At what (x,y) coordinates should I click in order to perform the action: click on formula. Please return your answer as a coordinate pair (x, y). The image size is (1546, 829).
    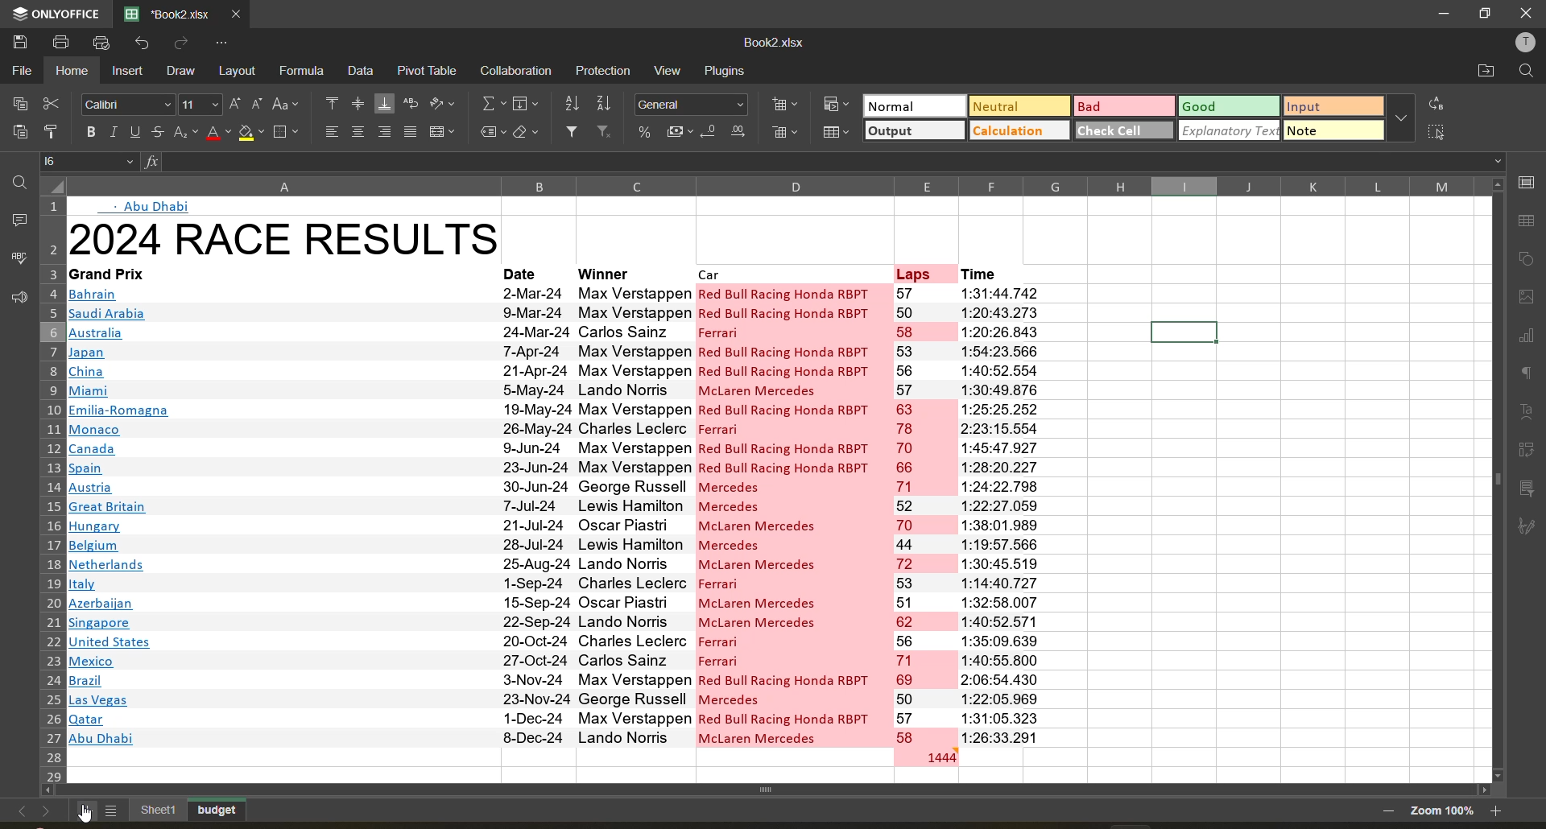
    Looking at the image, I should click on (301, 71).